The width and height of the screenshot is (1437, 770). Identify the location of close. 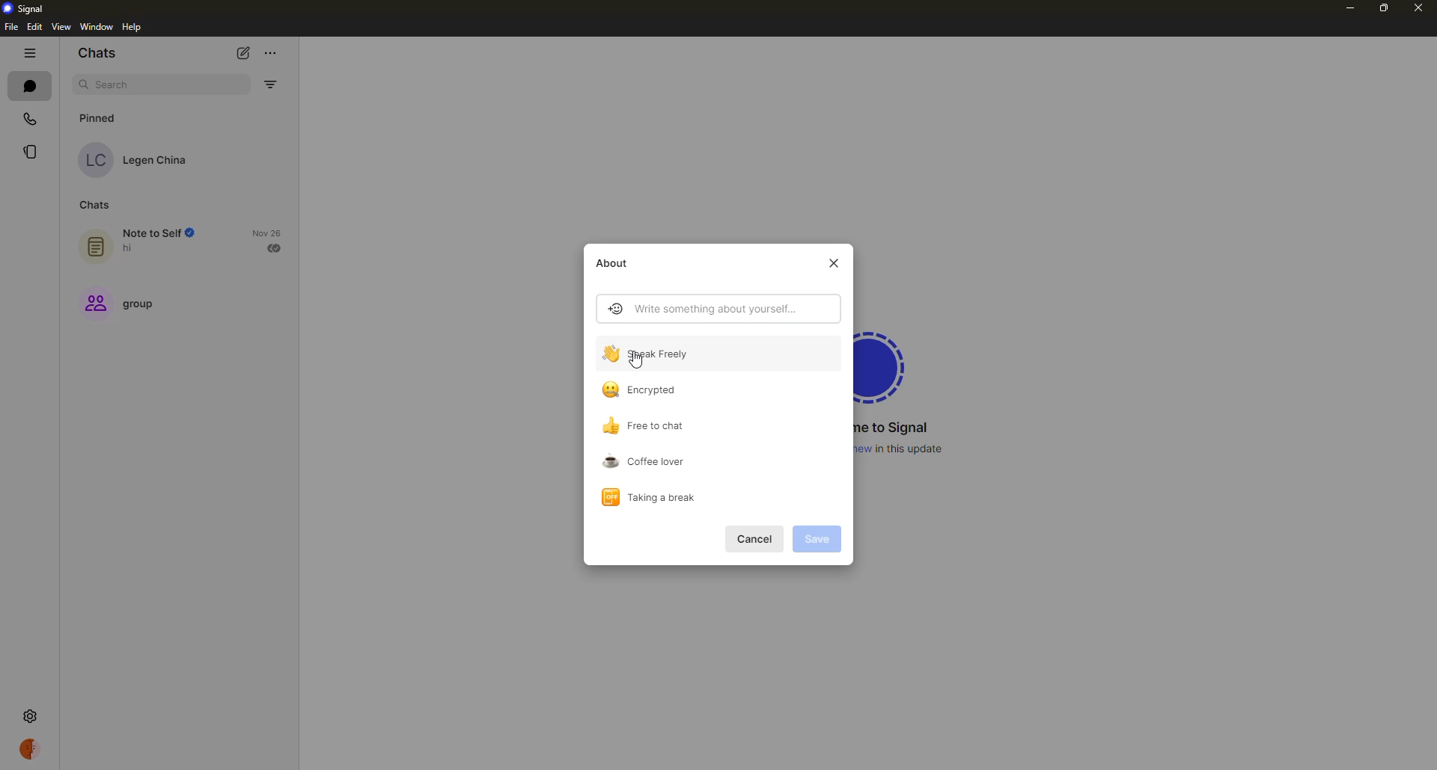
(832, 263).